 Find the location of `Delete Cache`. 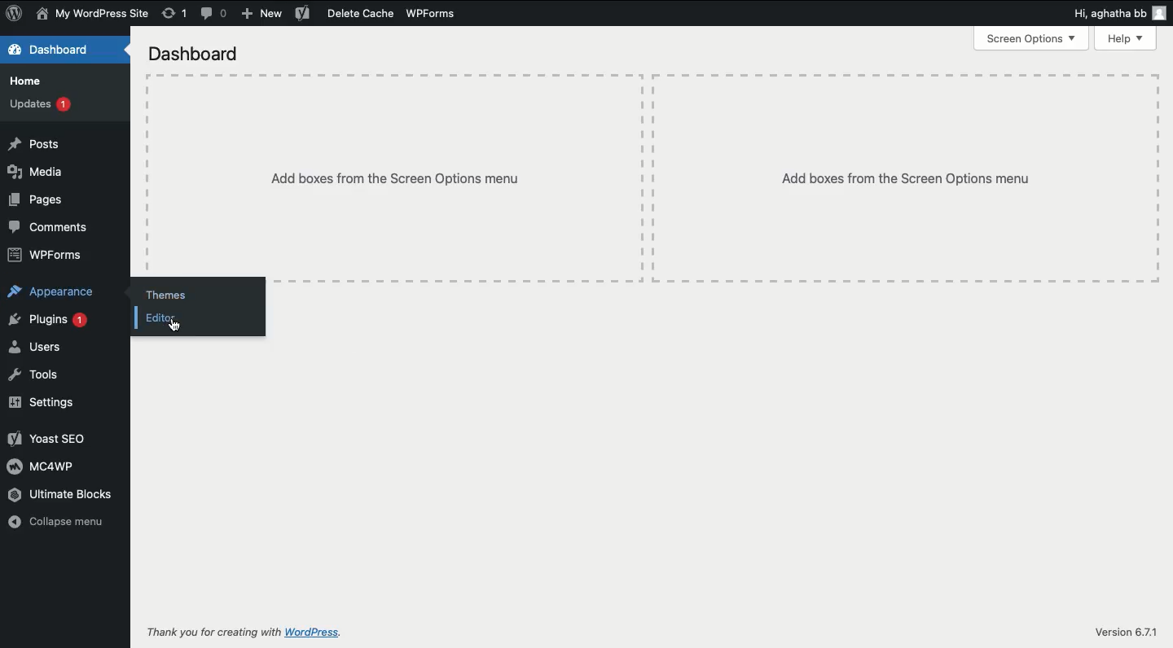

Delete Cache is located at coordinates (348, 14).